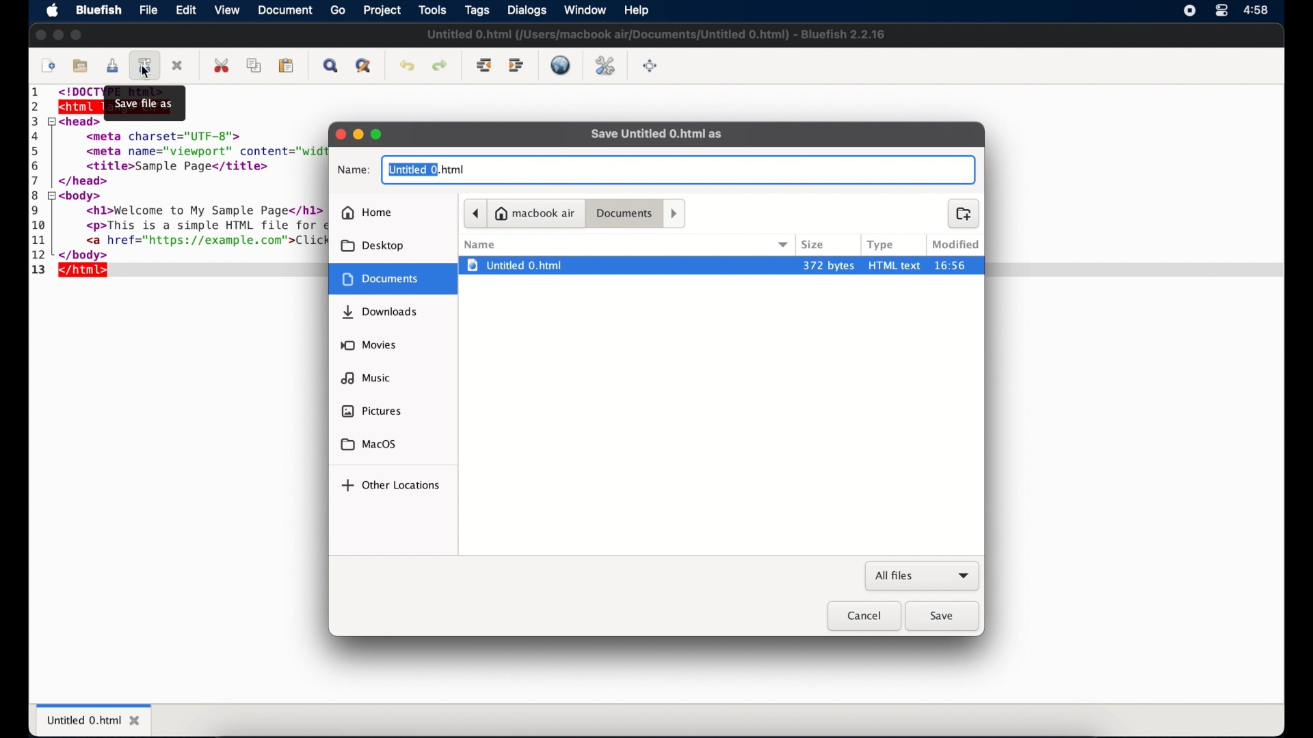 This screenshot has height=738, width=1313. Describe the element at coordinates (369, 445) in the screenshot. I see `macOS` at that location.